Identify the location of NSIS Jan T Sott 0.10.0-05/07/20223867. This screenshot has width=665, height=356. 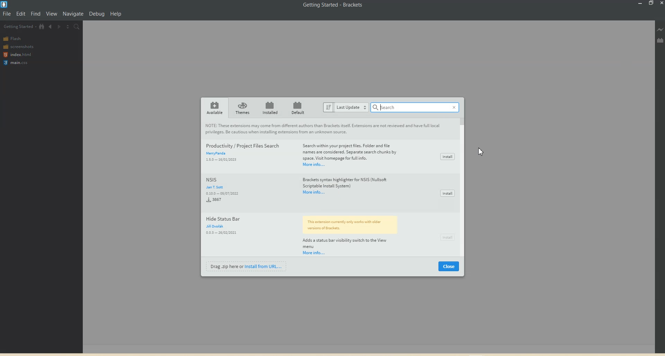
(223, 190).